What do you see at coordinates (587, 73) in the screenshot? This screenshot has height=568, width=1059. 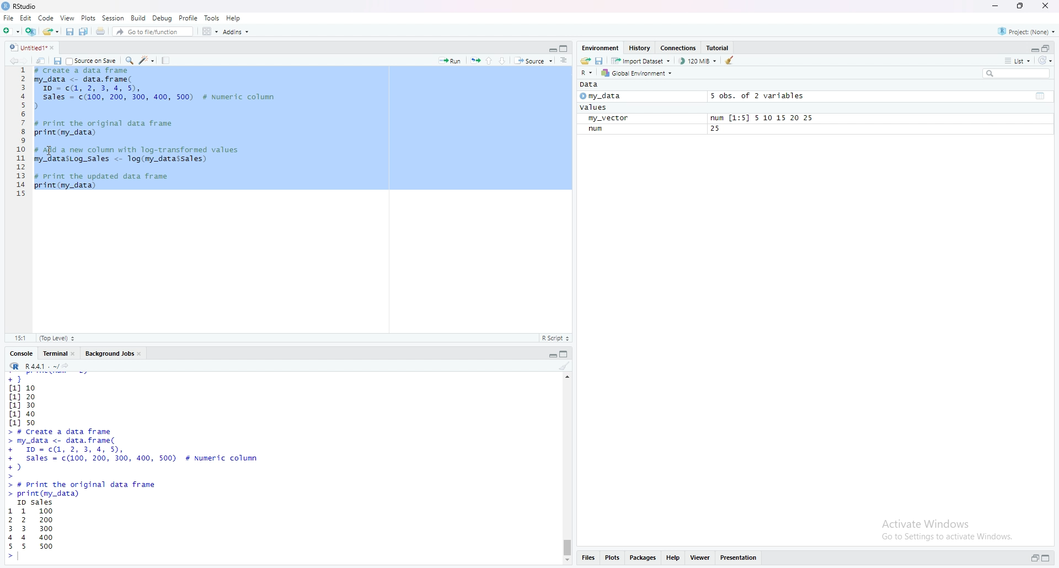 I see `language change` at bounding box center [587, 73].